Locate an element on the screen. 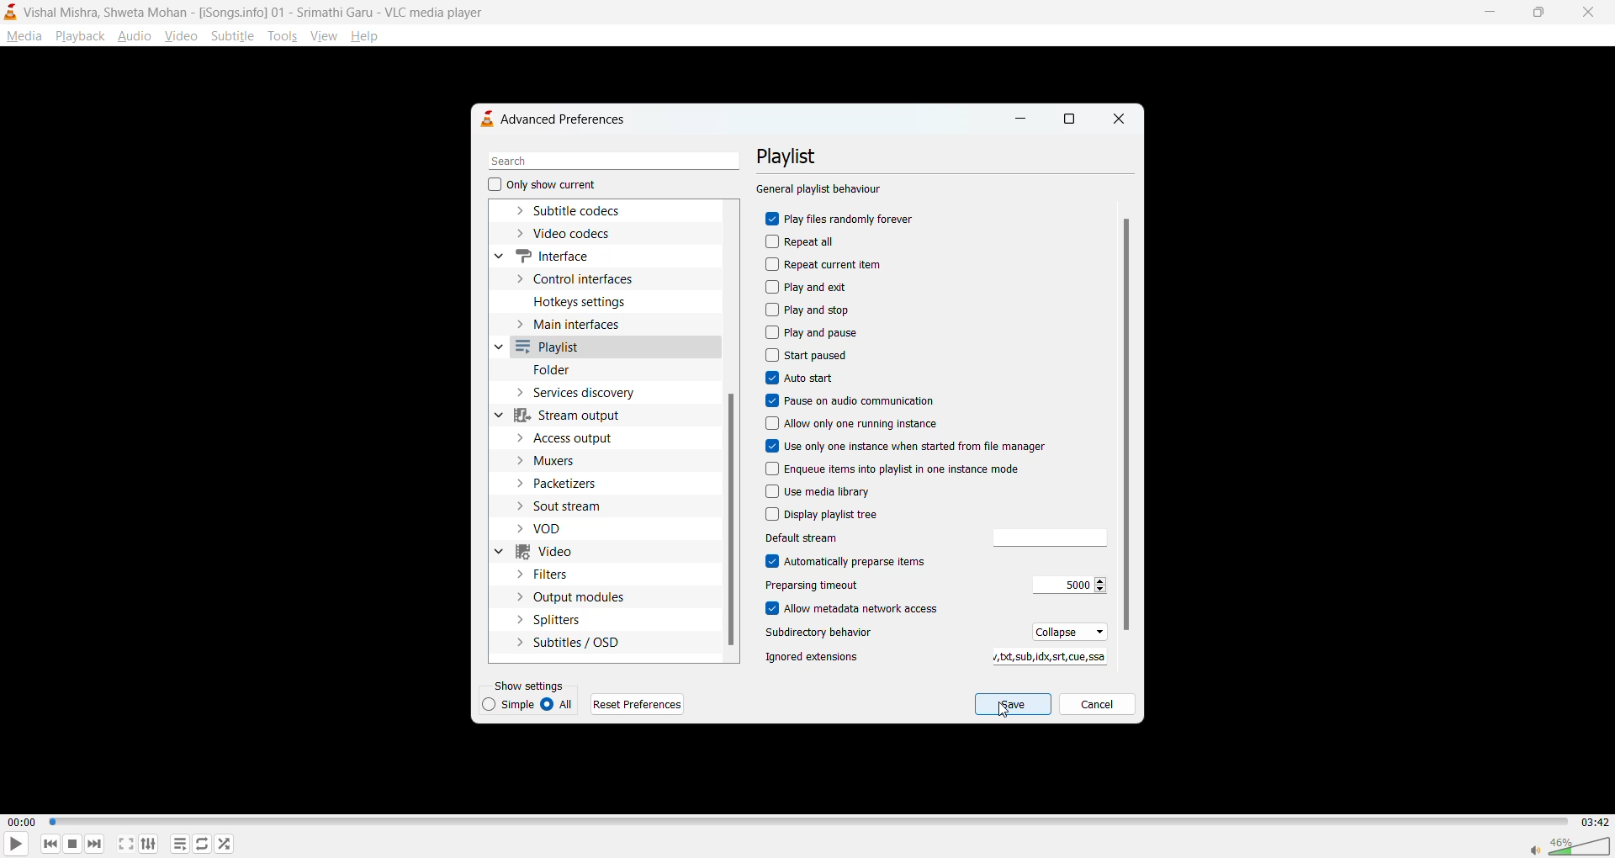 This screenshot has width=1615, height=858. hotkeys settings is located at coordinates (585, 300).